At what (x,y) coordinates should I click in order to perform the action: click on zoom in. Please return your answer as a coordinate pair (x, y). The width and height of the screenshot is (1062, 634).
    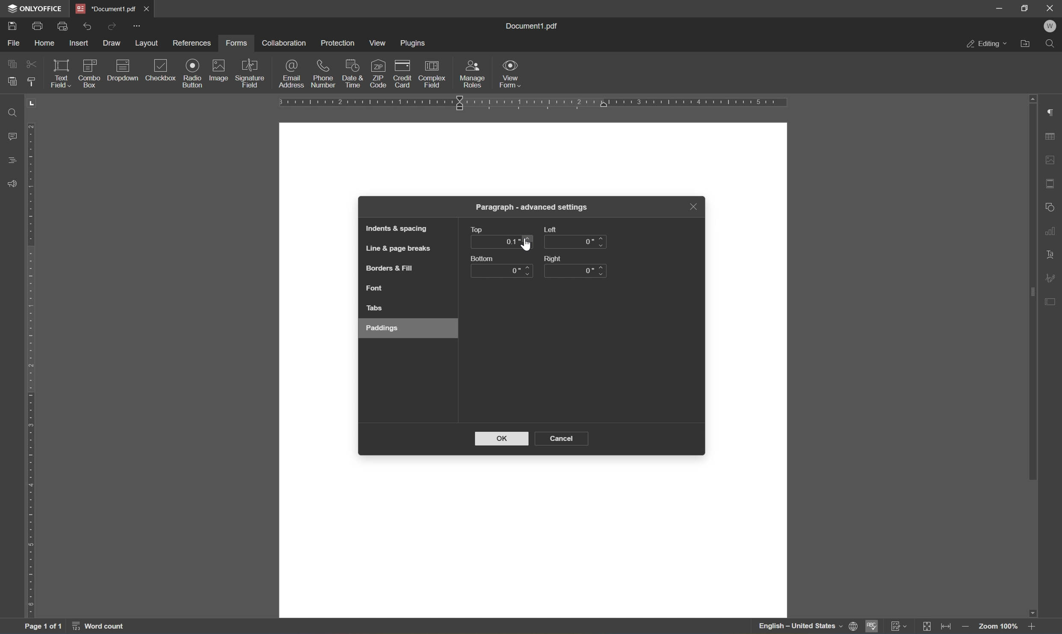
    Looking at the image, I should click on (1033, 626).